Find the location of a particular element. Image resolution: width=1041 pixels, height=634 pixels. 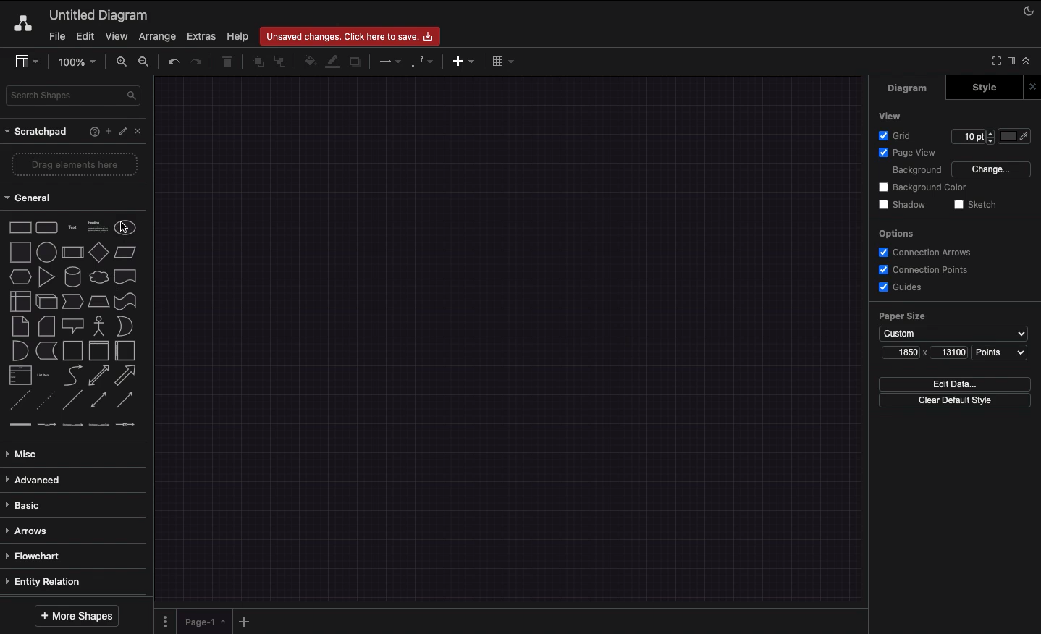

Options is located at coordinates (895, 233).